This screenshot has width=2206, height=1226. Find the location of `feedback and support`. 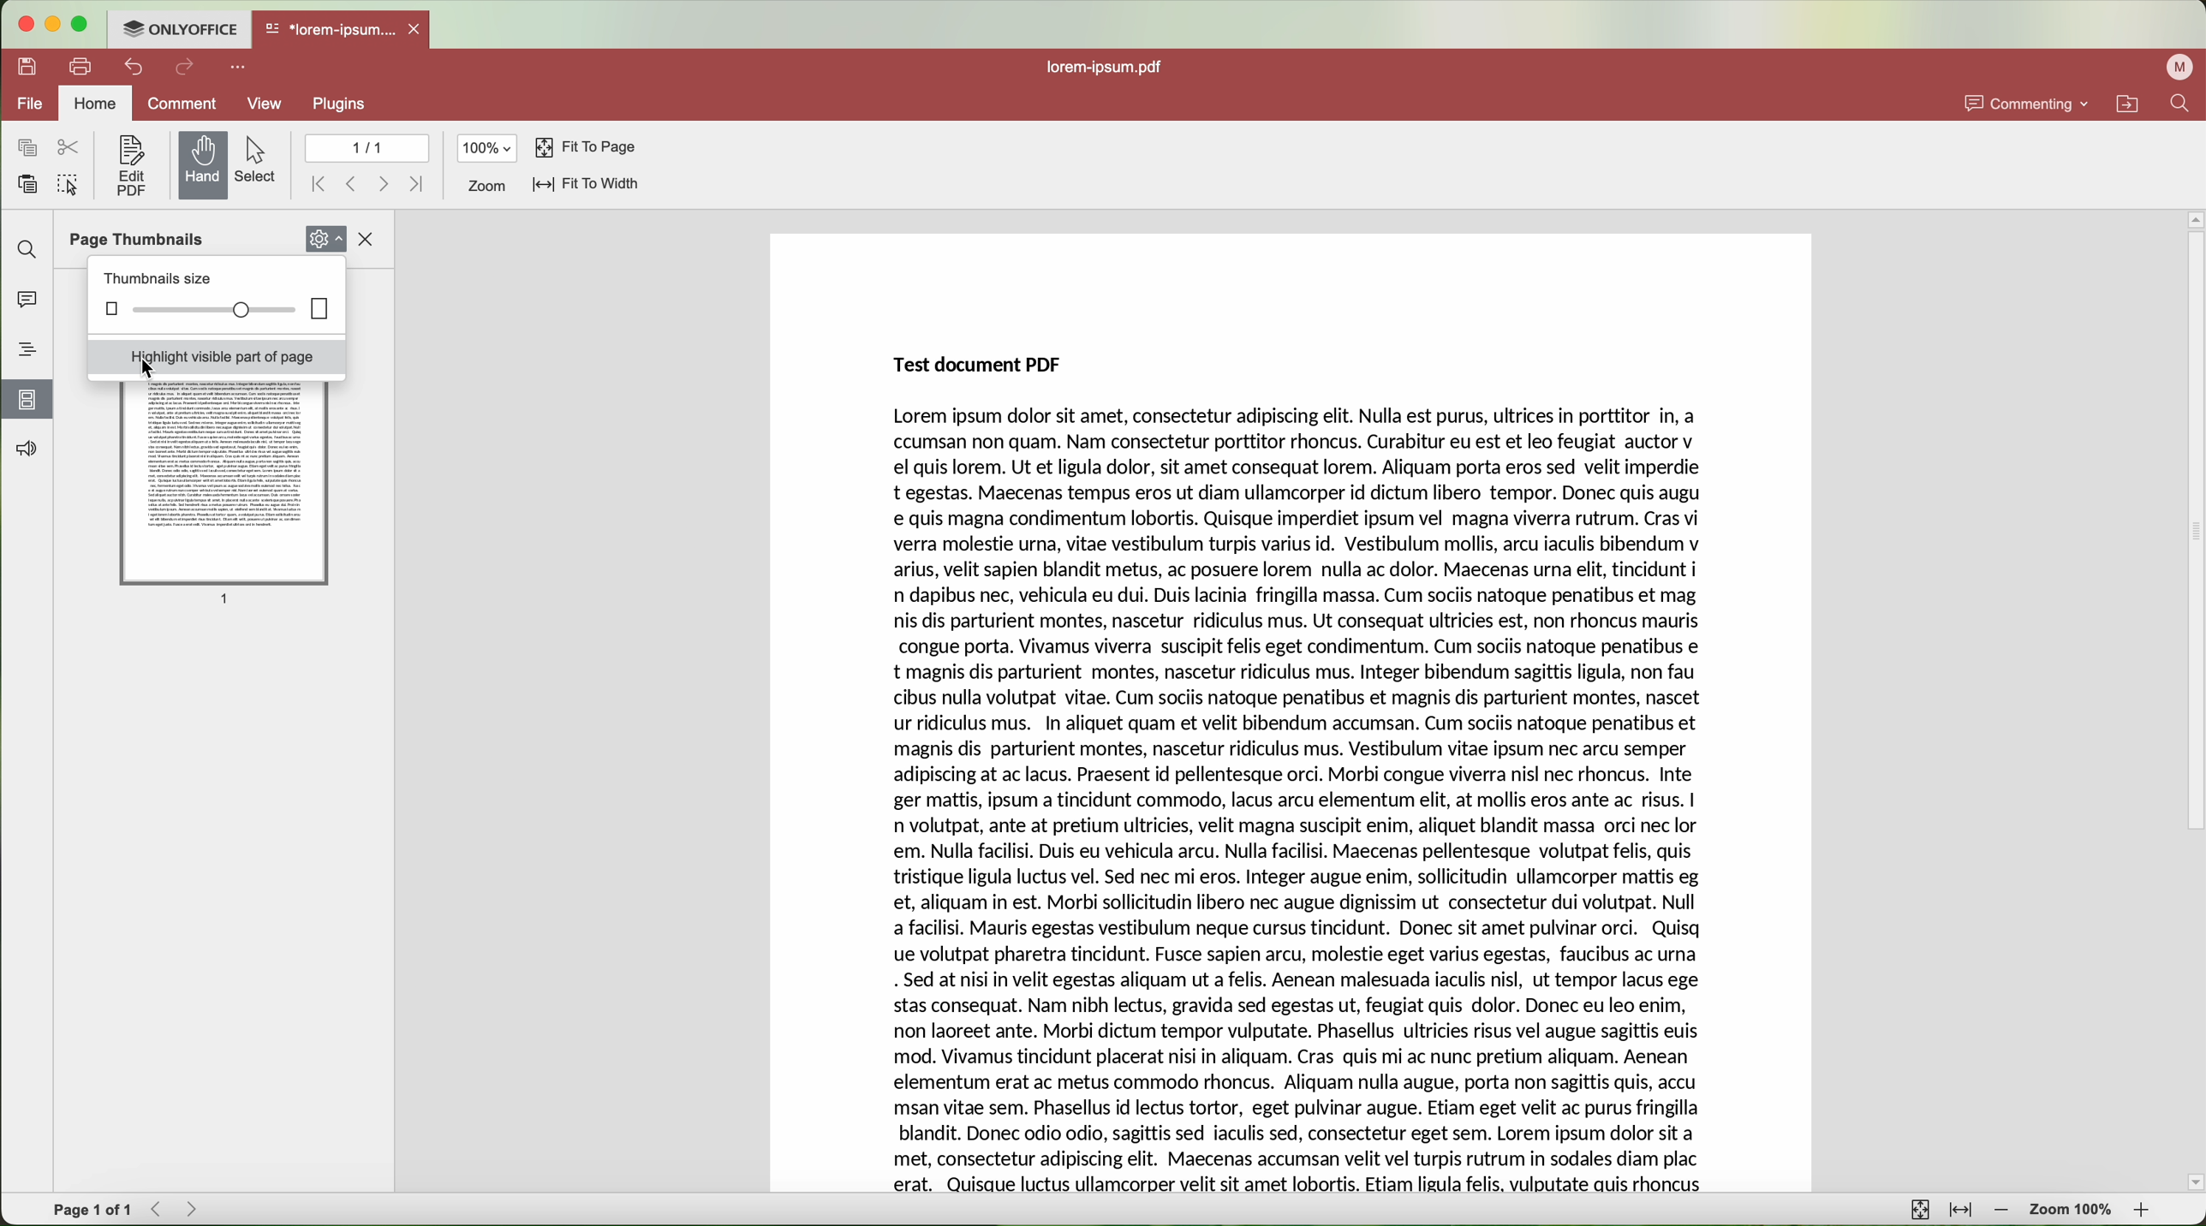

feedback and support is located at coordinates (22, 450).